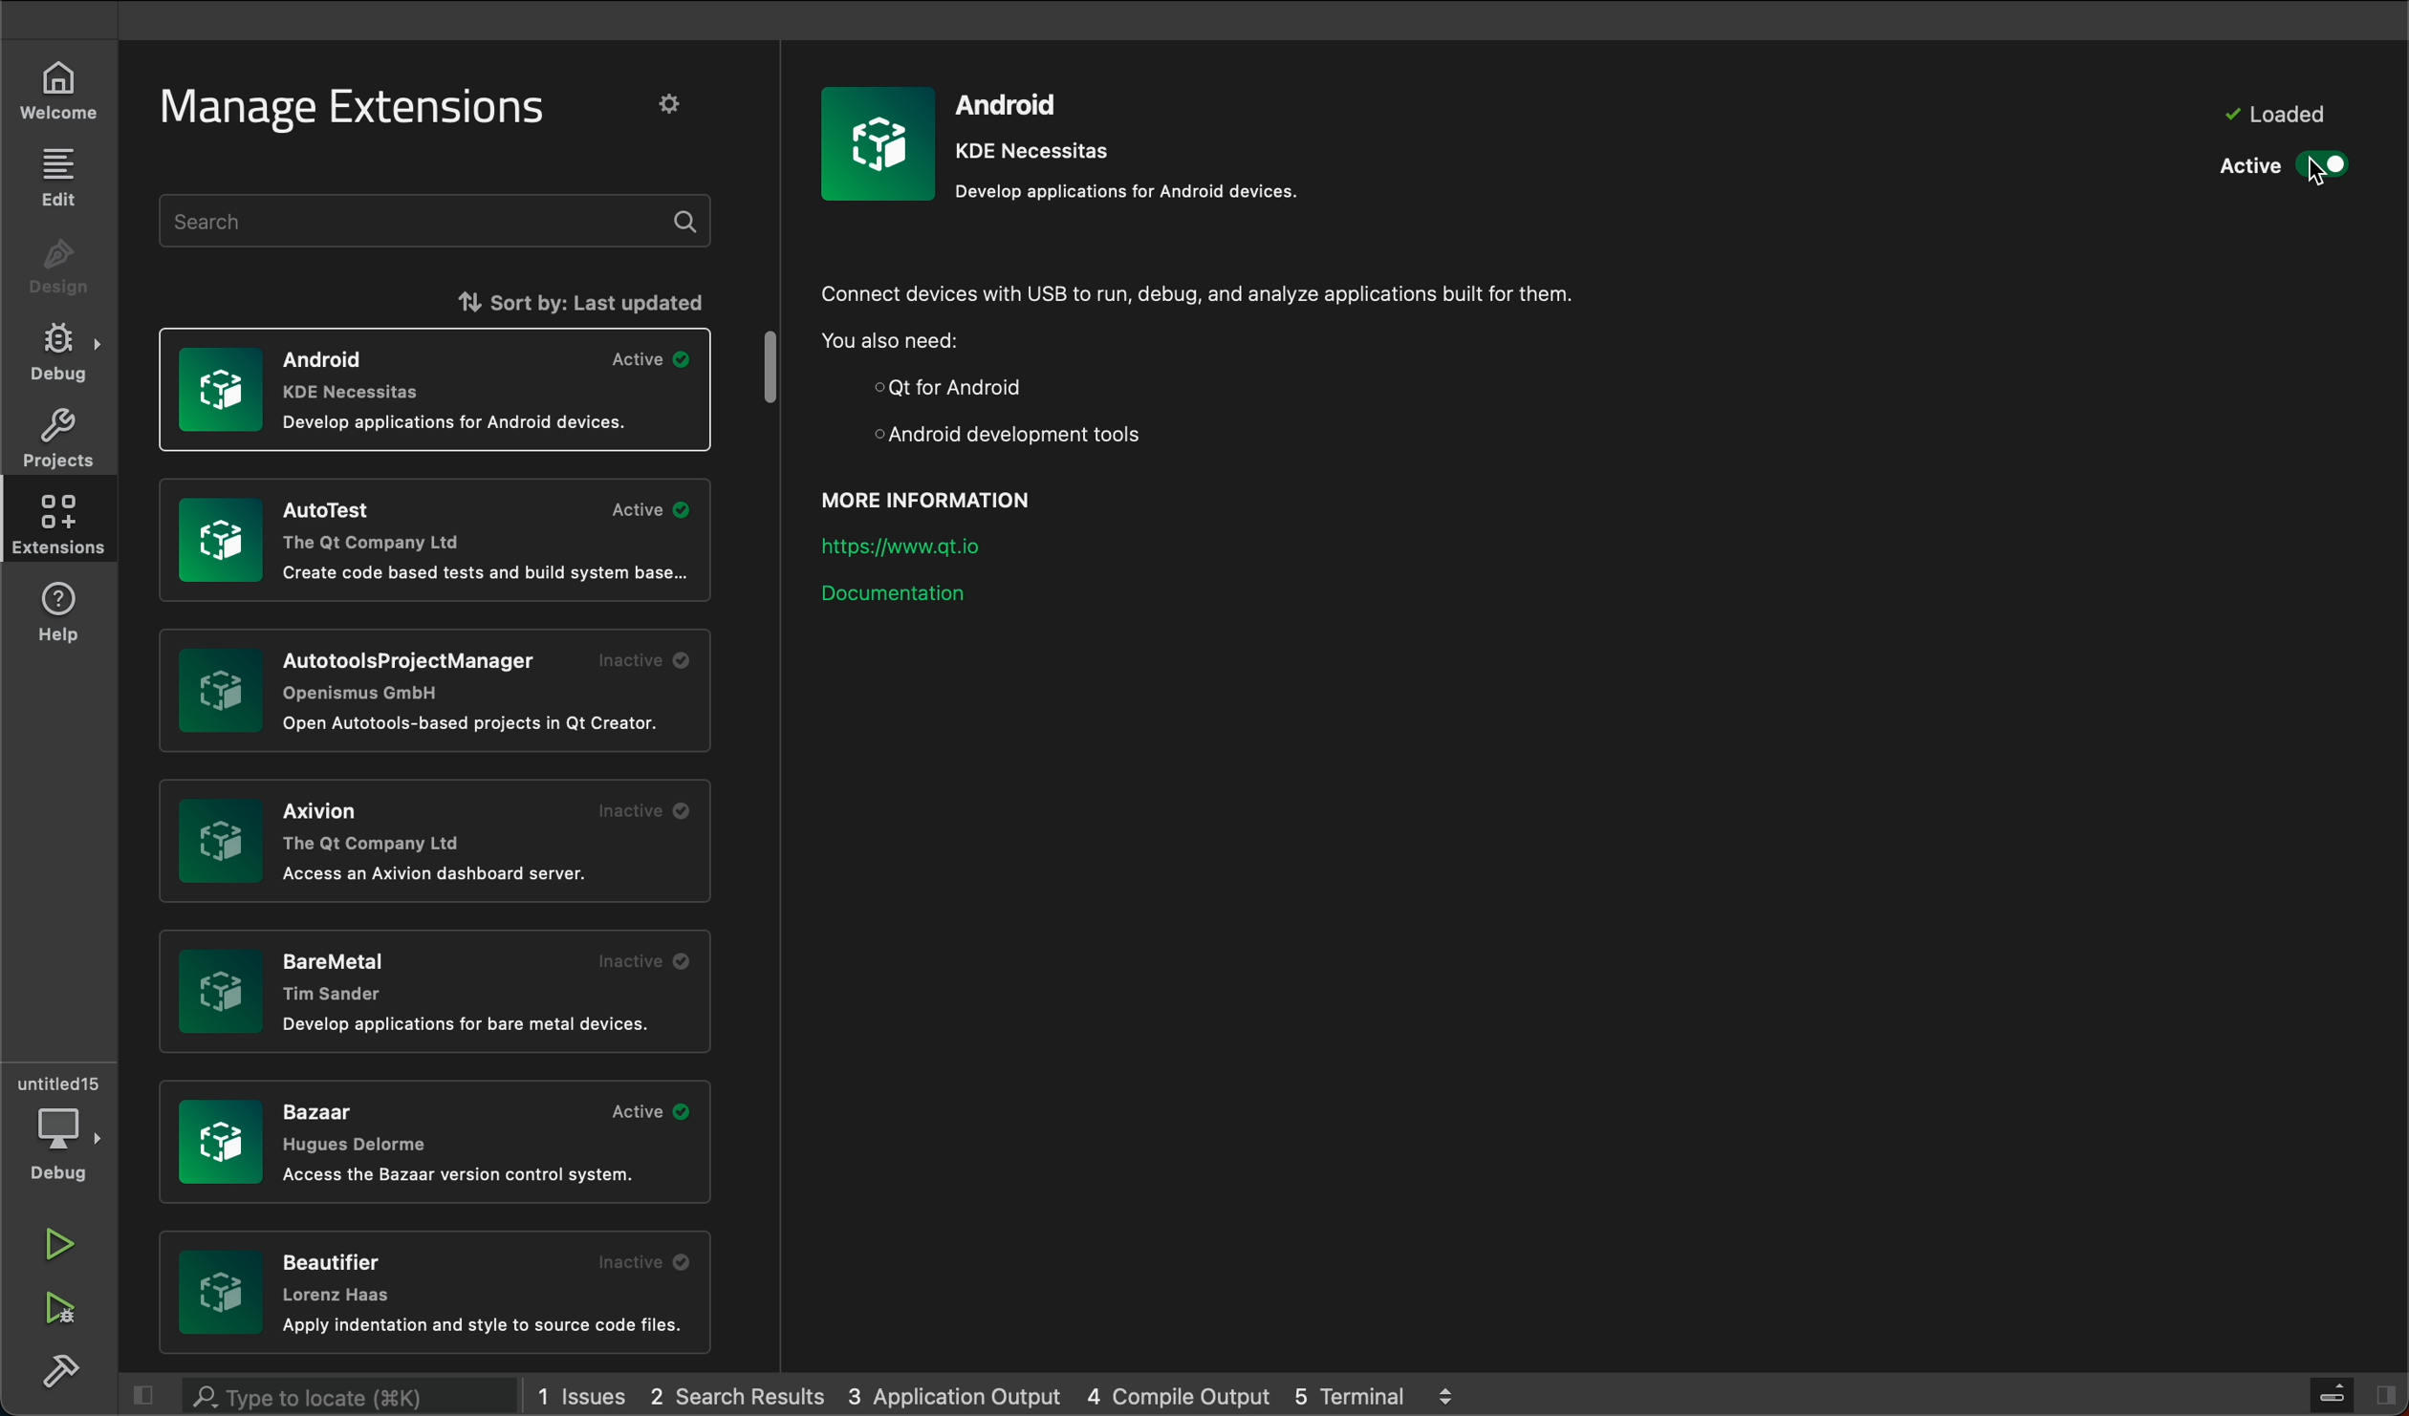 The width and height of the screenshot is (2409, 1416). What do you see at coordinates (433, 543) in the screenshot?
I see `extensions list` at bounding box center [433, 543].